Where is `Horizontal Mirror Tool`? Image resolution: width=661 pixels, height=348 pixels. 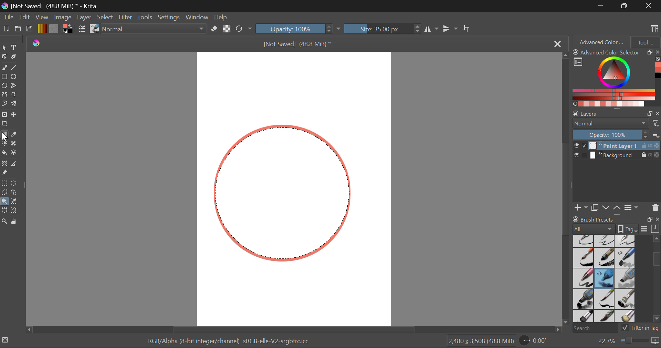 Horizontal Mirror Tool is located at coordinates (431, 29).